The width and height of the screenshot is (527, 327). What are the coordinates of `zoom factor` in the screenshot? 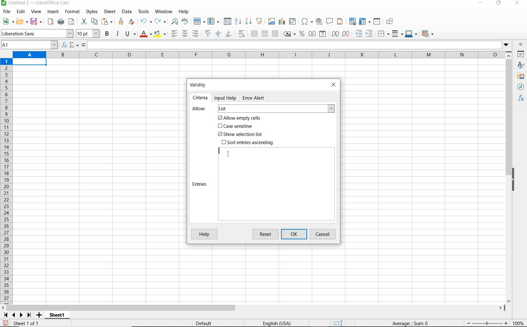 It's located at (519, 323).